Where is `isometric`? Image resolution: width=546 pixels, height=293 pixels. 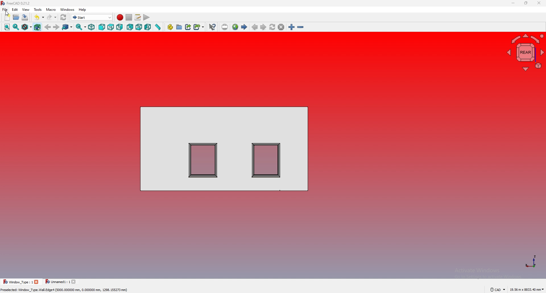 isometric is located at coordinates (92, 27).